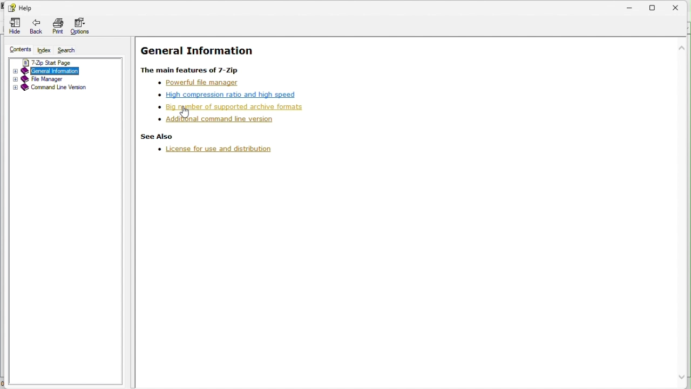 This screenshot has width=691, height=389. Describe the element at coordinates (71, 50) in the screenshot. I see `Search search` at that location.